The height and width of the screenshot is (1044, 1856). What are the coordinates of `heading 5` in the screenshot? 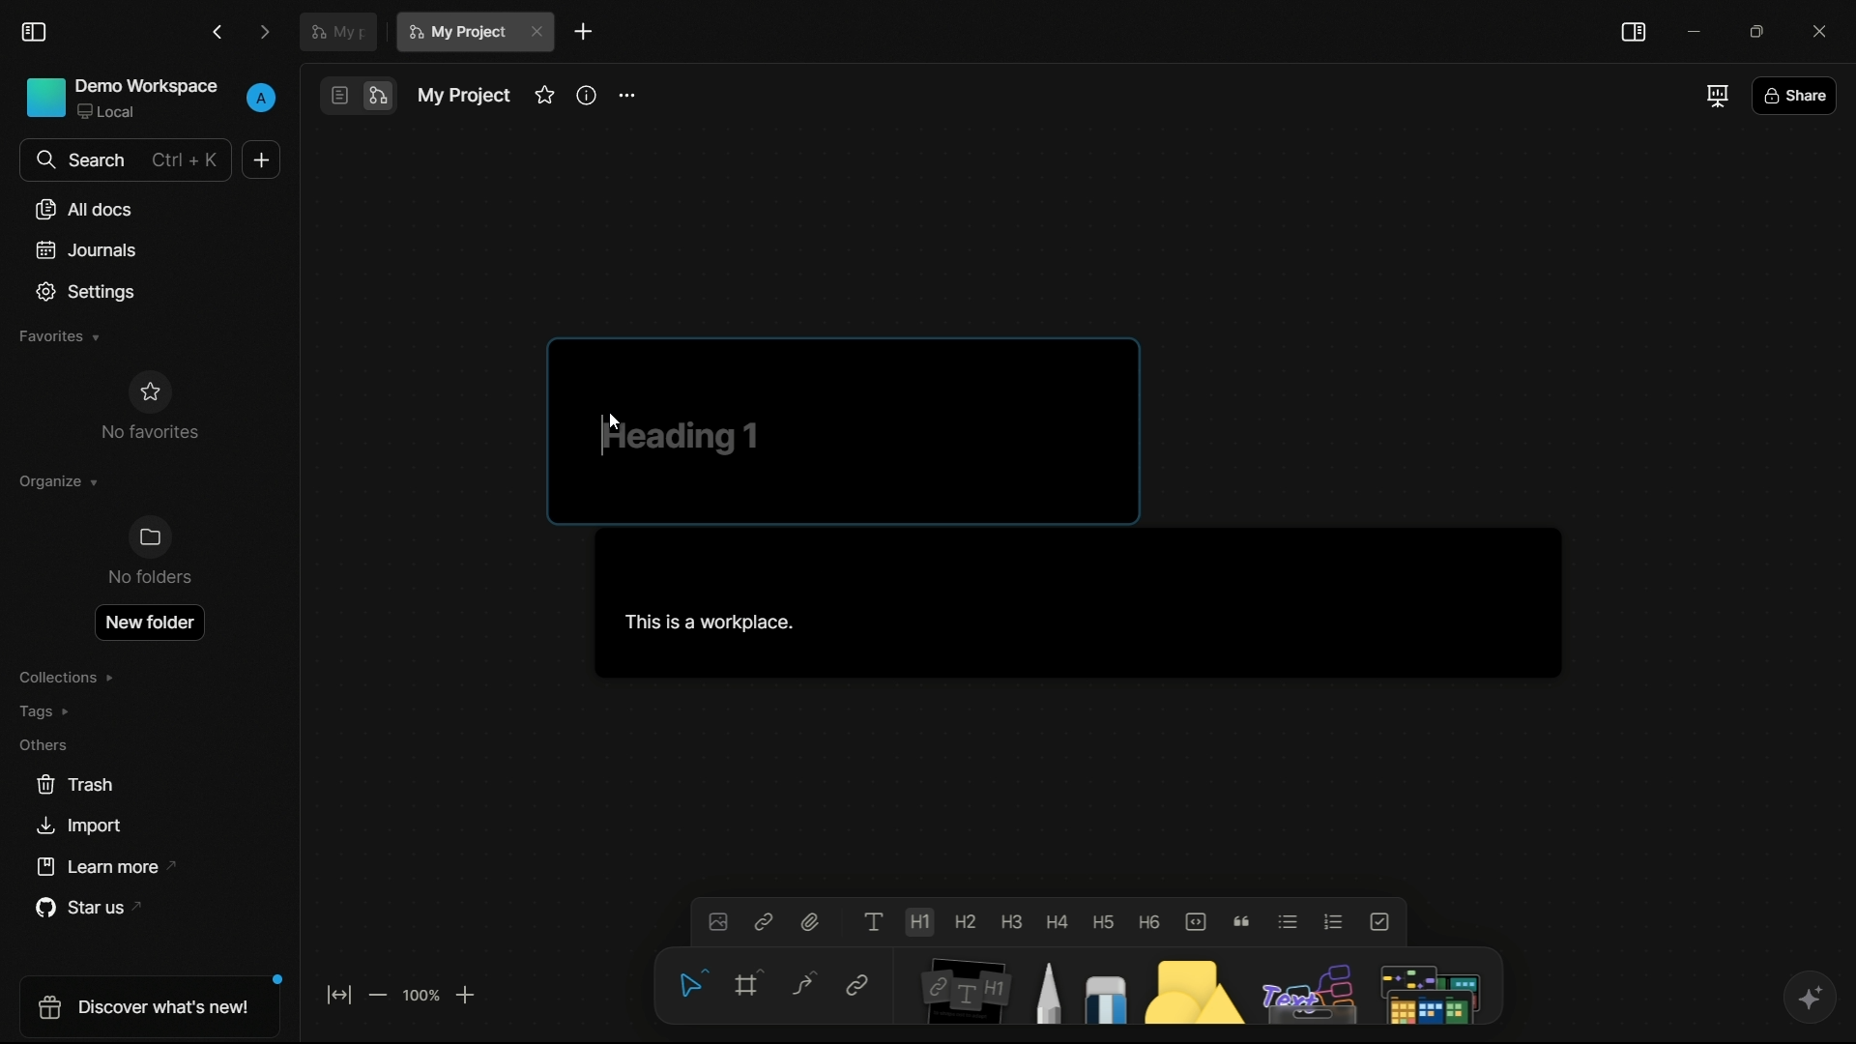 It's located at (1106, 919).